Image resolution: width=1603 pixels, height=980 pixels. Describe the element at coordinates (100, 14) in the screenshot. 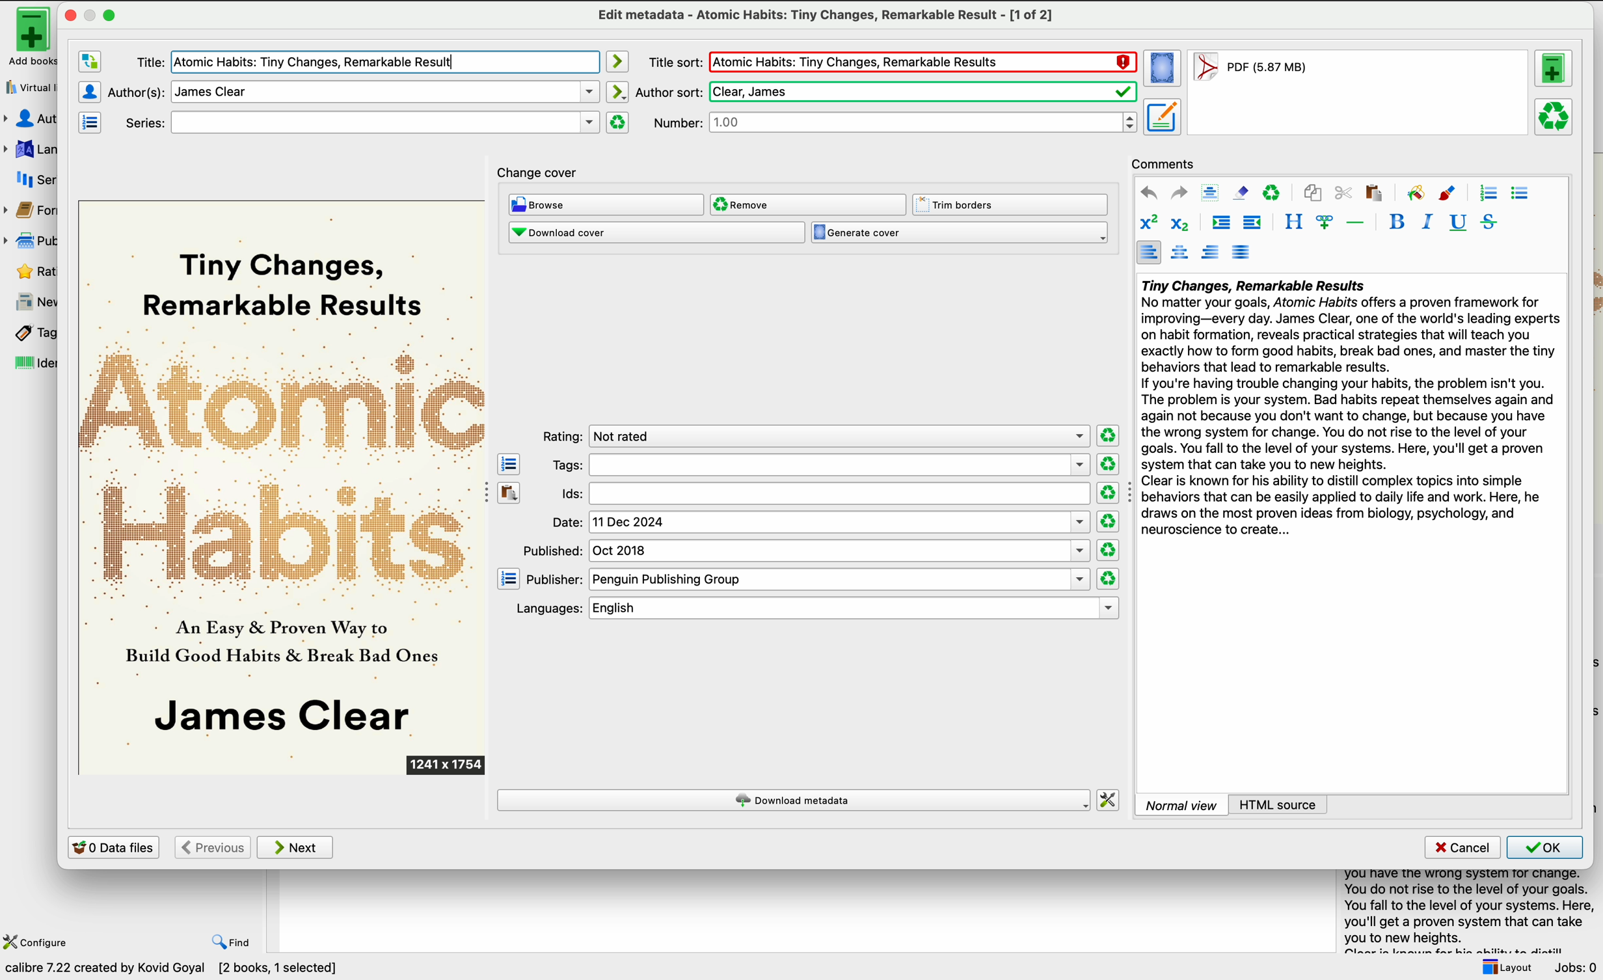

I see `maximize window` at that location.